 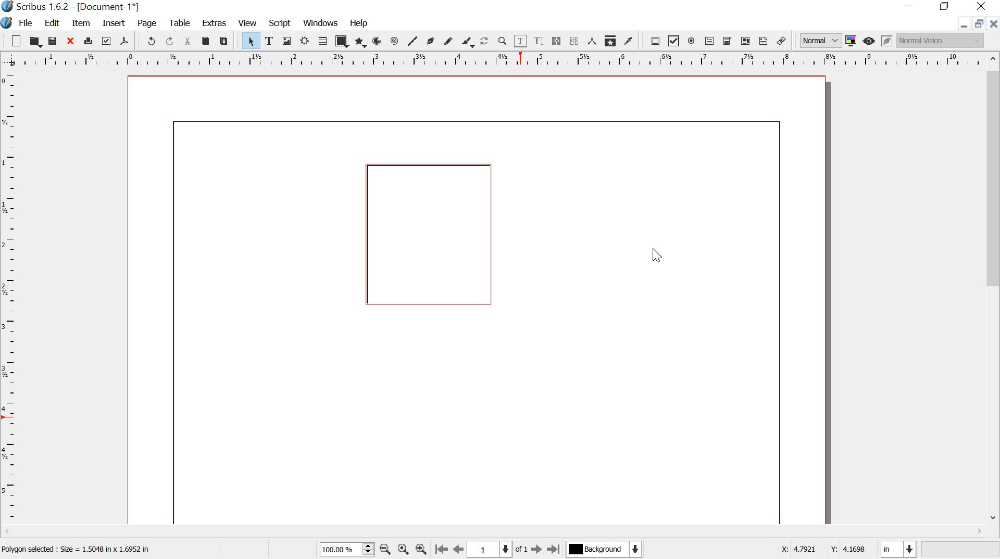 What do you see at coordinates (853, 41) in the screenshot?
I see `toggle color management system` at bounding box center [853, 41].